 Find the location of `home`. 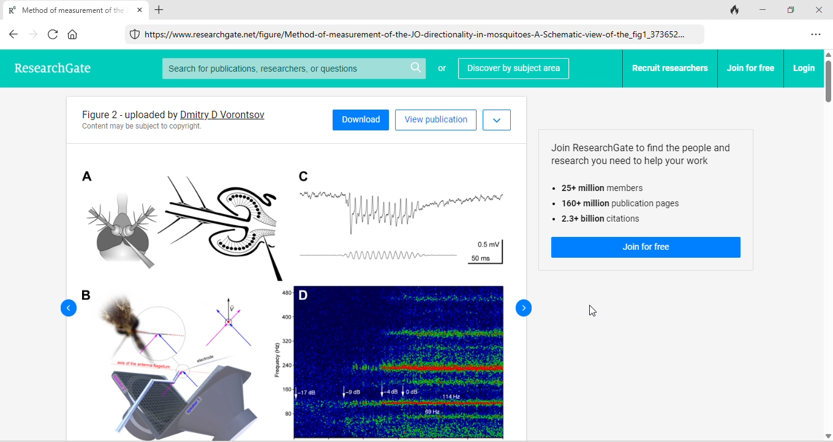

home is located at coordinates (76, 36).